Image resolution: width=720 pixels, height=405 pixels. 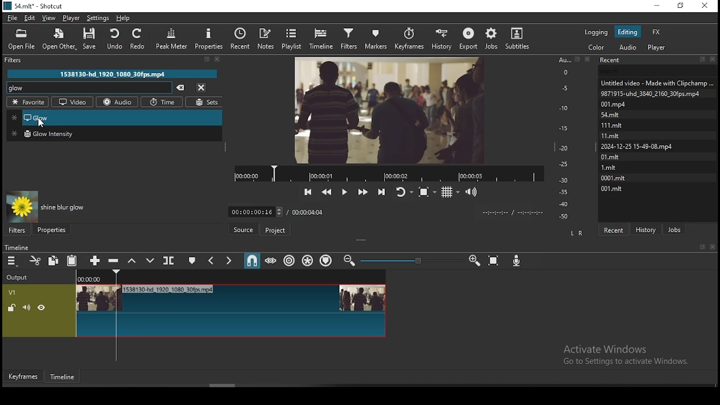 I want to click on 001.mlt, so click(x=611, y=188).